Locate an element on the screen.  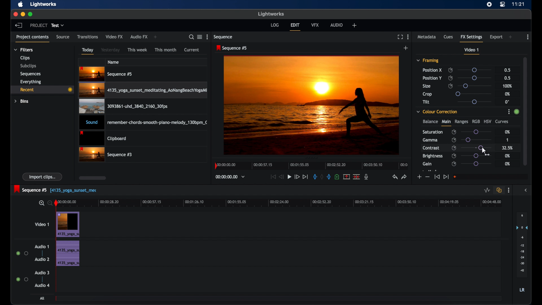
audio clip is located at coordinates (144, 123).